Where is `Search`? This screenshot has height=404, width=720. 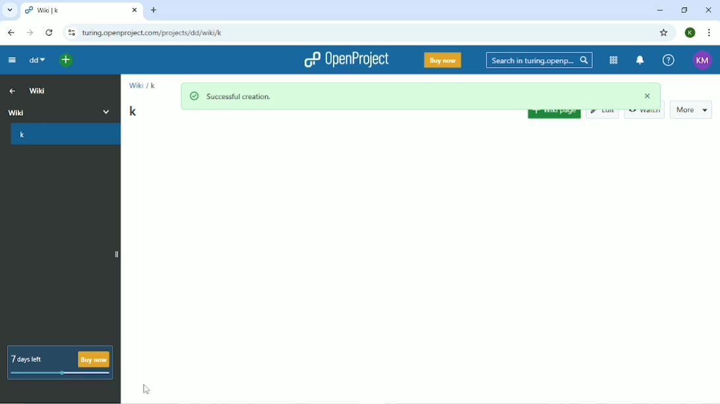
Search is located at coordinates (540, 60).